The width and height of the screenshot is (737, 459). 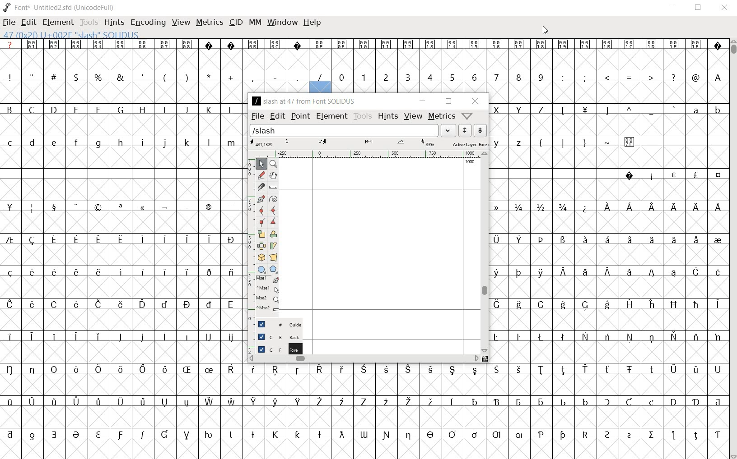 What do you see at coordinates (468, 115) in the screenshot?
I see `Help/Window` at bounding box center [468, 115].